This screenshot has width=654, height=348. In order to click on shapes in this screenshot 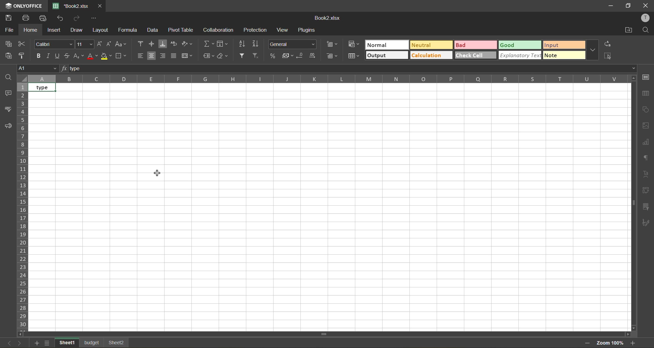, I will do `click(648, 108)`.